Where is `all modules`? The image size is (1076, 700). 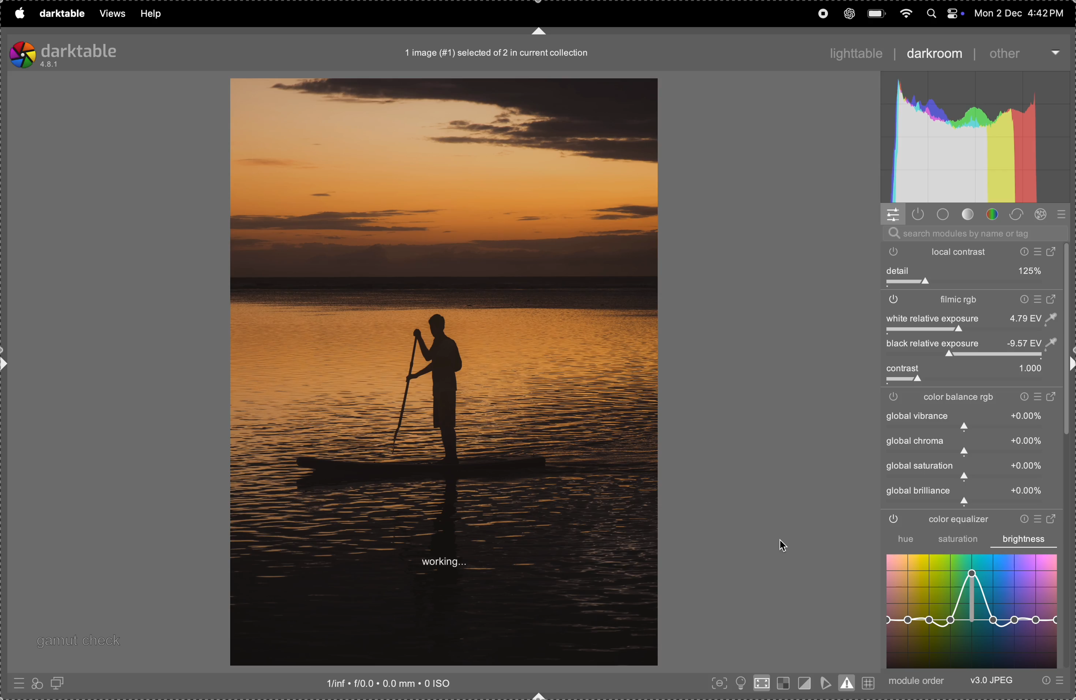 all modules is located at coordinates (1059, 215).